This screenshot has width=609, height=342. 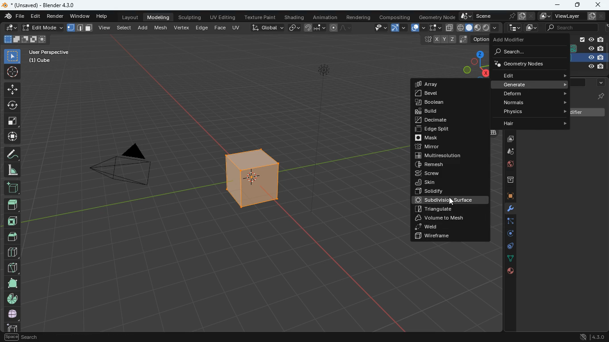 What do you see at coordinates (39, 5) in the screenshot?
I see `blender` at bounding box center [39, 5].